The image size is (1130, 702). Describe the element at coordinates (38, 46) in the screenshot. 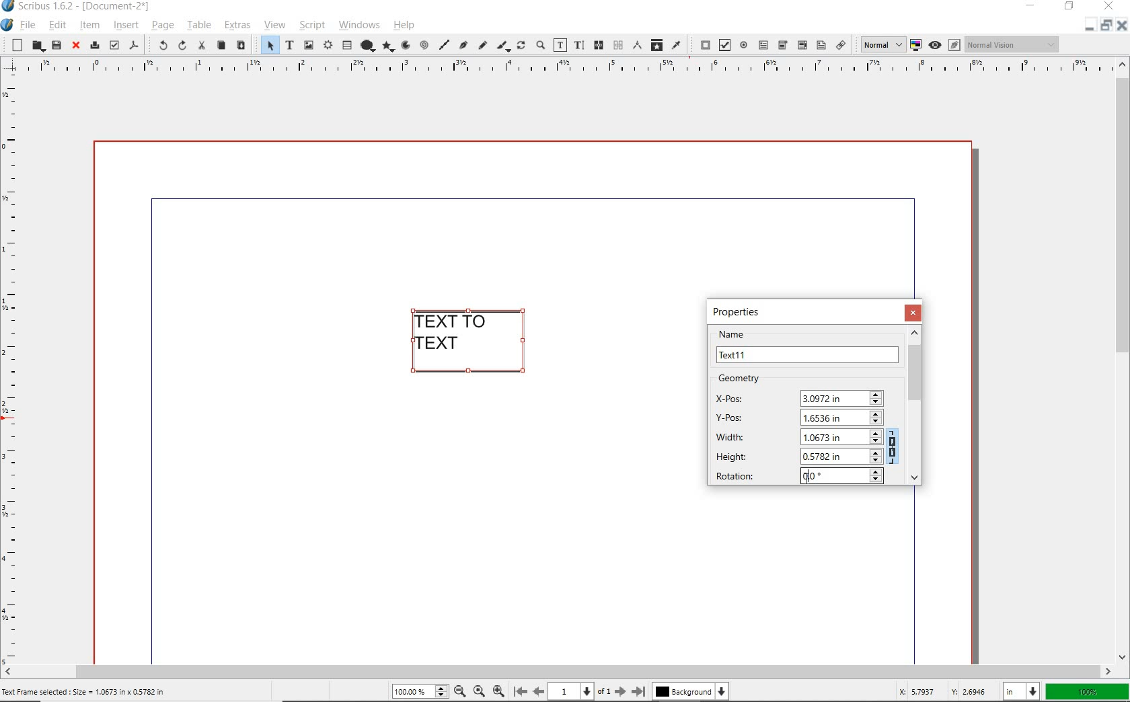

I see `open` at that location.